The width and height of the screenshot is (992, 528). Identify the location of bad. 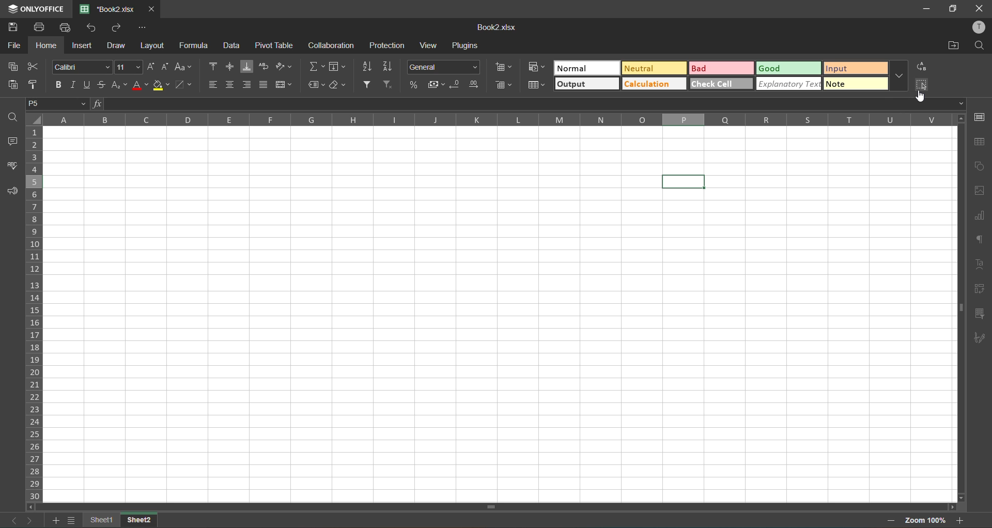
(721, 68).